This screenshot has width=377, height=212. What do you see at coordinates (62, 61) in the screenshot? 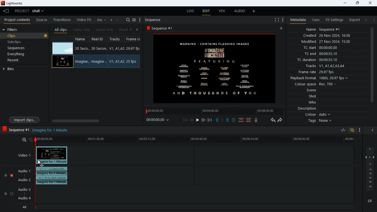
I see `videos` at bounding box center [62, 61].